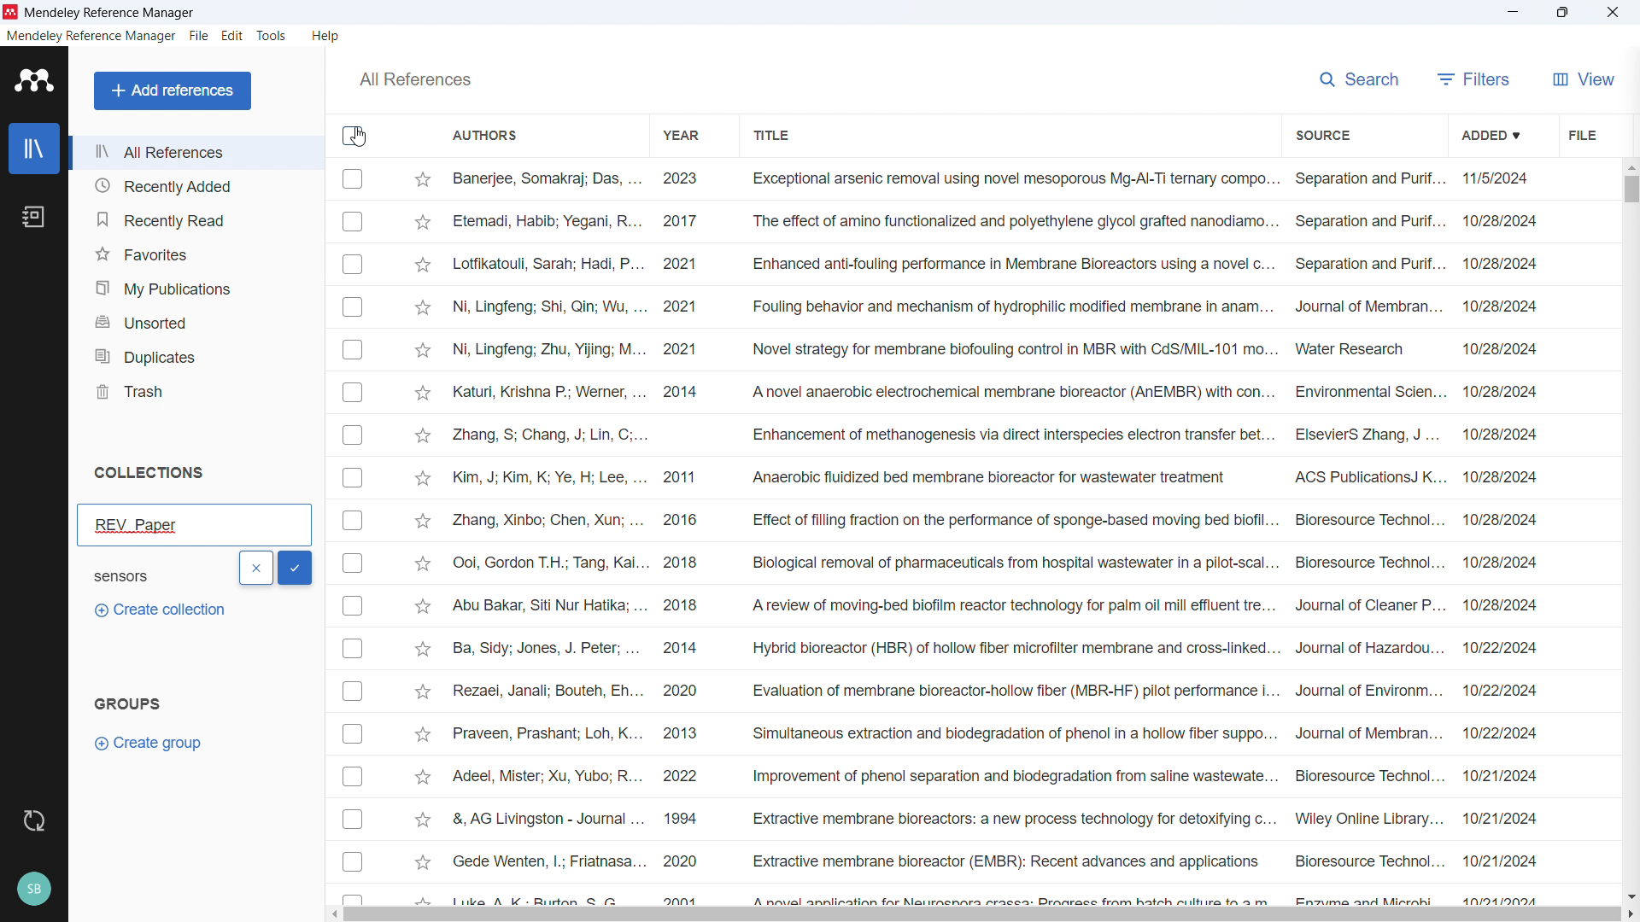 Image resolution: width=1640 pixels, height=922 pixels. Describe the element at coordinates (486, 136) in the screenshot. I see `Authors` at that location.